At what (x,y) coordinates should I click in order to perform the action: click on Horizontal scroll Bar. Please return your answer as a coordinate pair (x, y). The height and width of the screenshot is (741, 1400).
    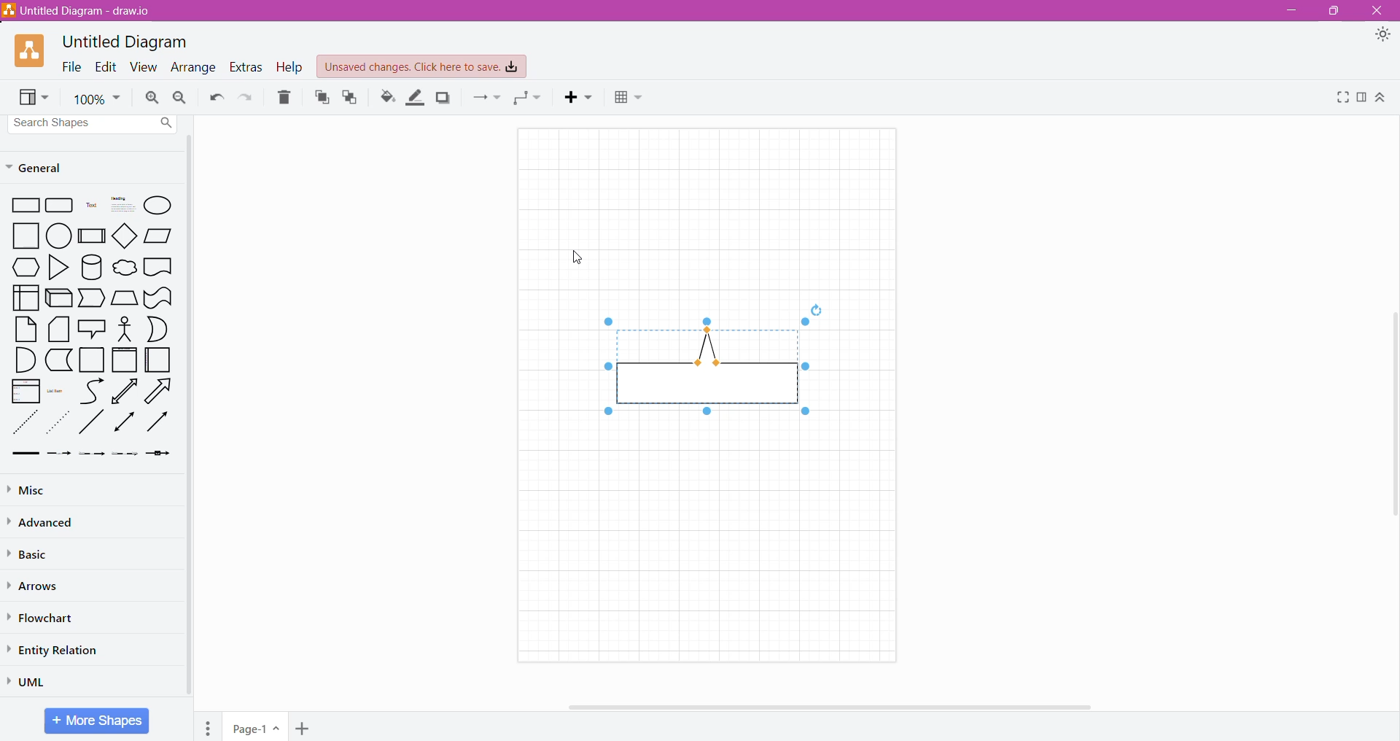
    Looking at the image, I should click on (845, 707).